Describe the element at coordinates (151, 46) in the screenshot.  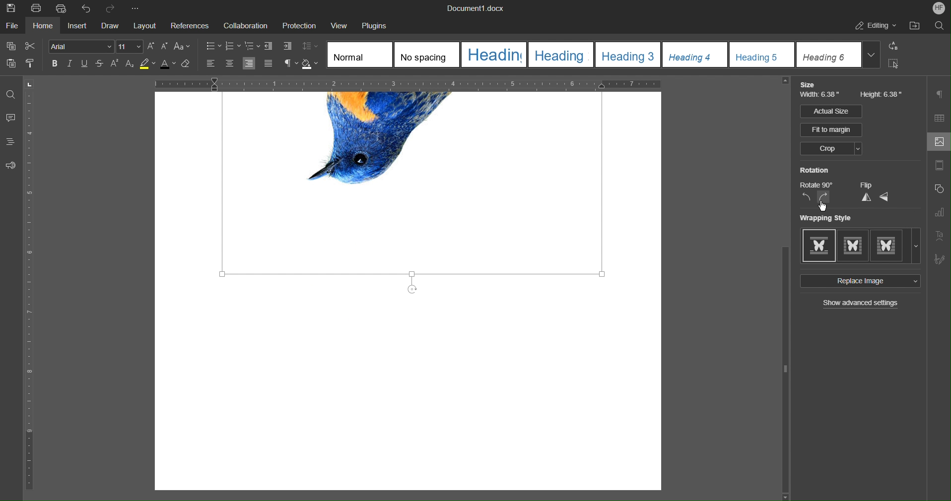
I see `Increase Font Size` at that location.